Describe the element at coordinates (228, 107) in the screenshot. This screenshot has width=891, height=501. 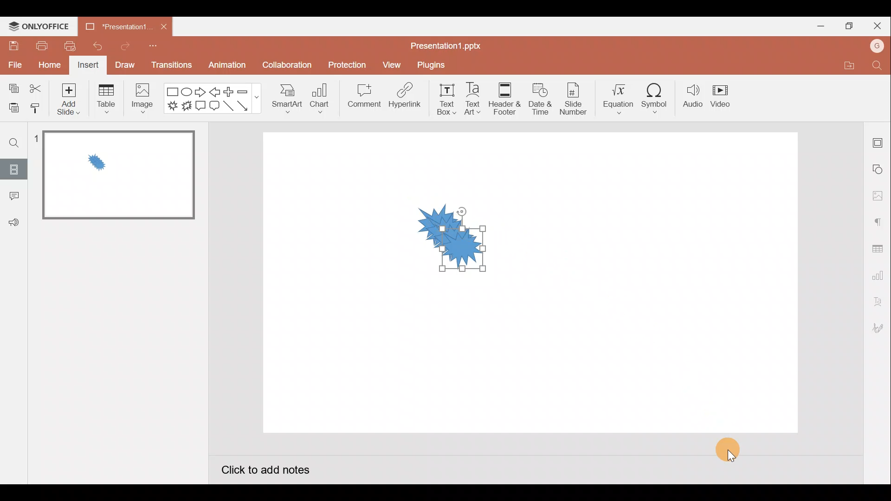
I see `Line` at that location.